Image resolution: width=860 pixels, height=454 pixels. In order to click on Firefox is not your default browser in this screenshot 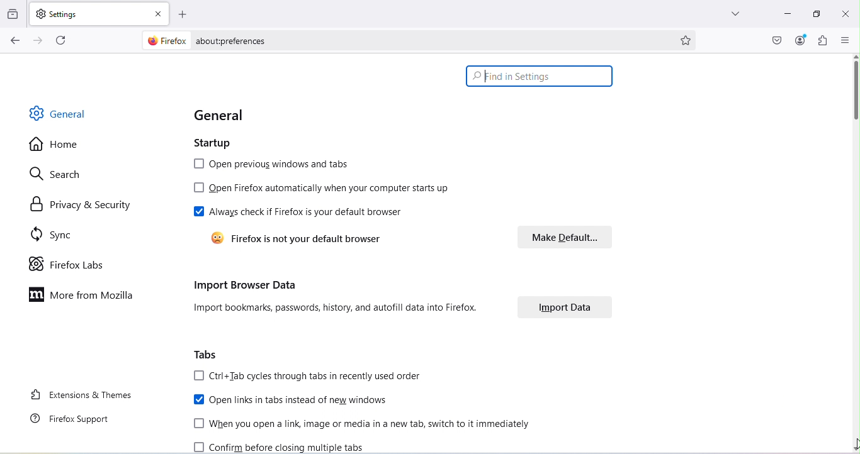, I will do `click(324, 242)`.